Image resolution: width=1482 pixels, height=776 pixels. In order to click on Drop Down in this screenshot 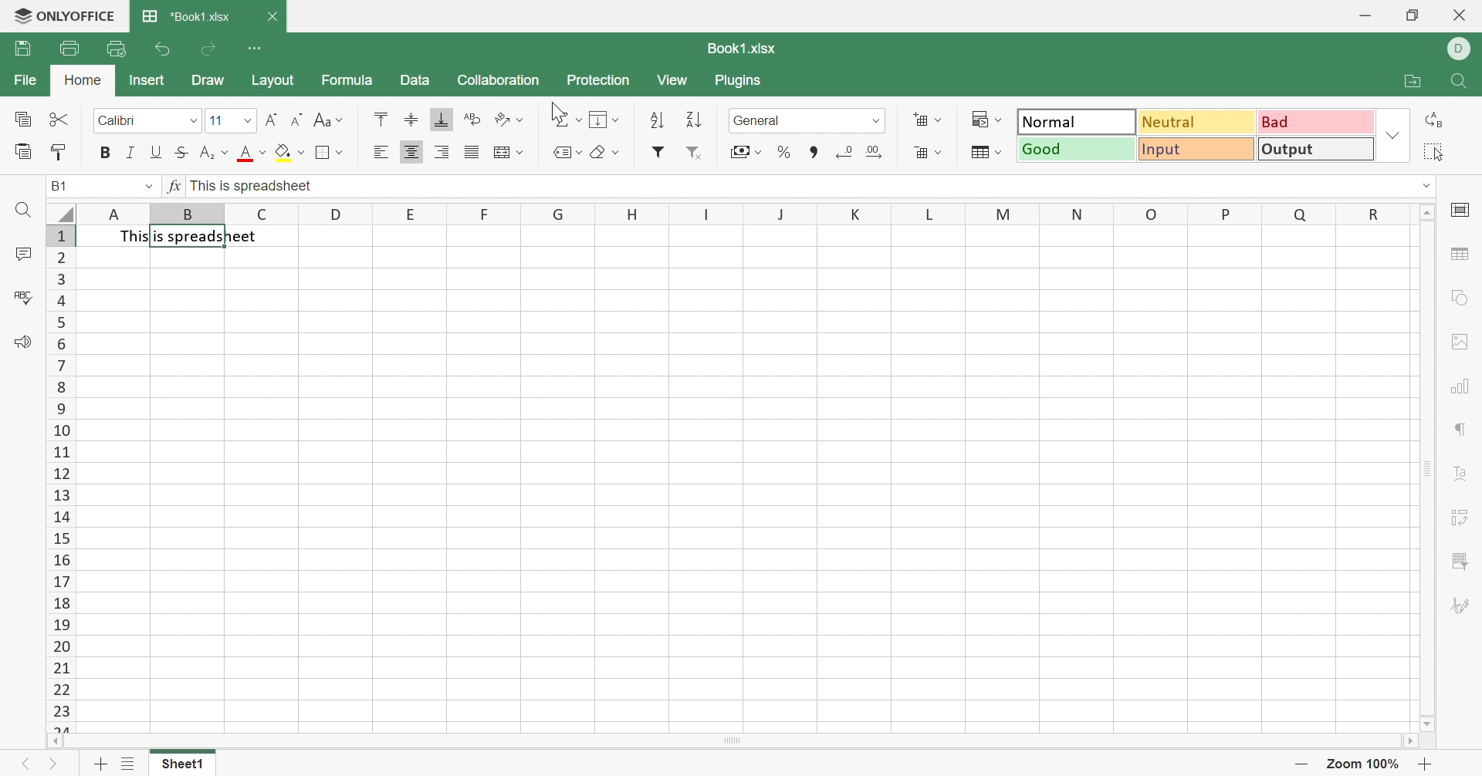, I will do `click(521, 120)`.